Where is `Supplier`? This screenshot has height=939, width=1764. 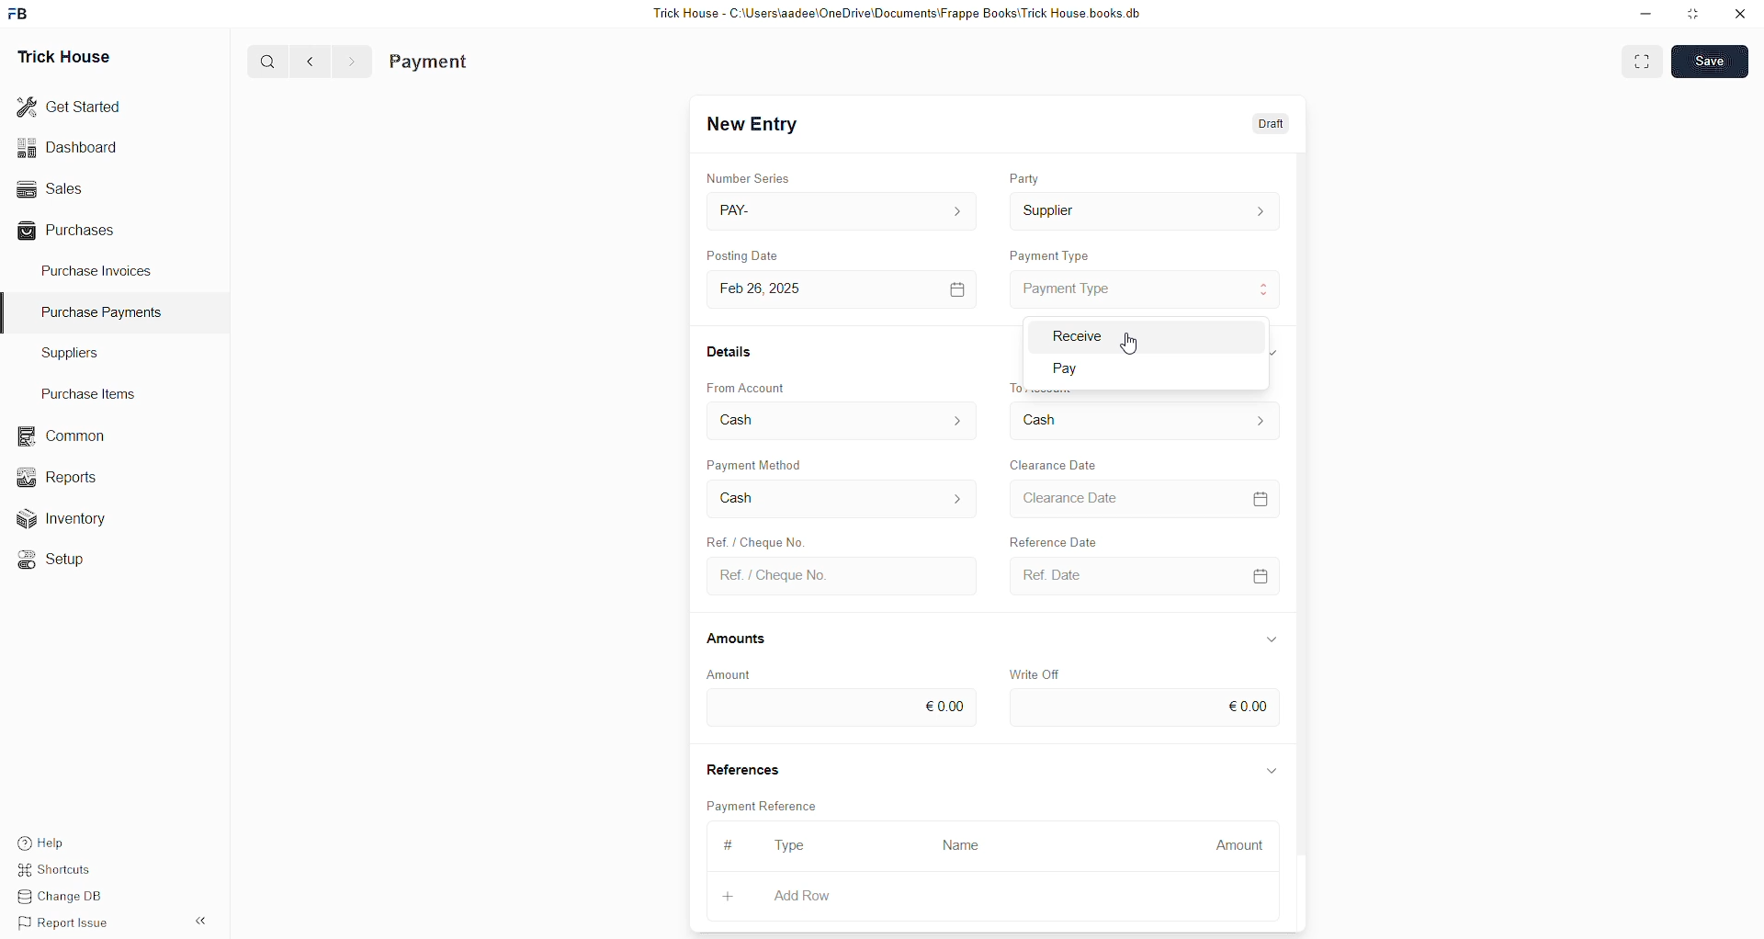 Supplier is located at coordinates (1144, 212).